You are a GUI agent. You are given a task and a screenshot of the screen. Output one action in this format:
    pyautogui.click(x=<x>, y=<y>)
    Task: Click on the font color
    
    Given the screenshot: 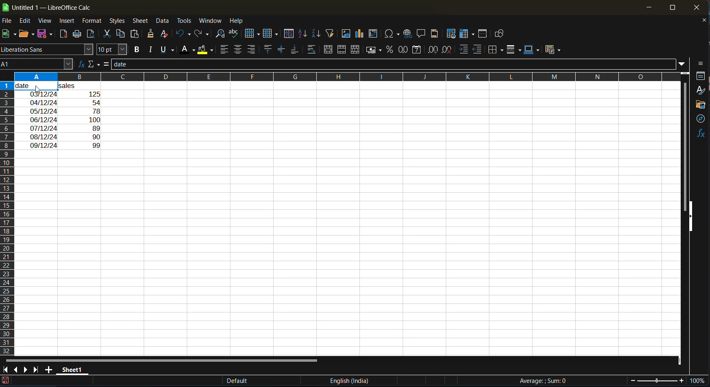 What is the action you would take?
    pyautogui.click(x=190, y=49)
    